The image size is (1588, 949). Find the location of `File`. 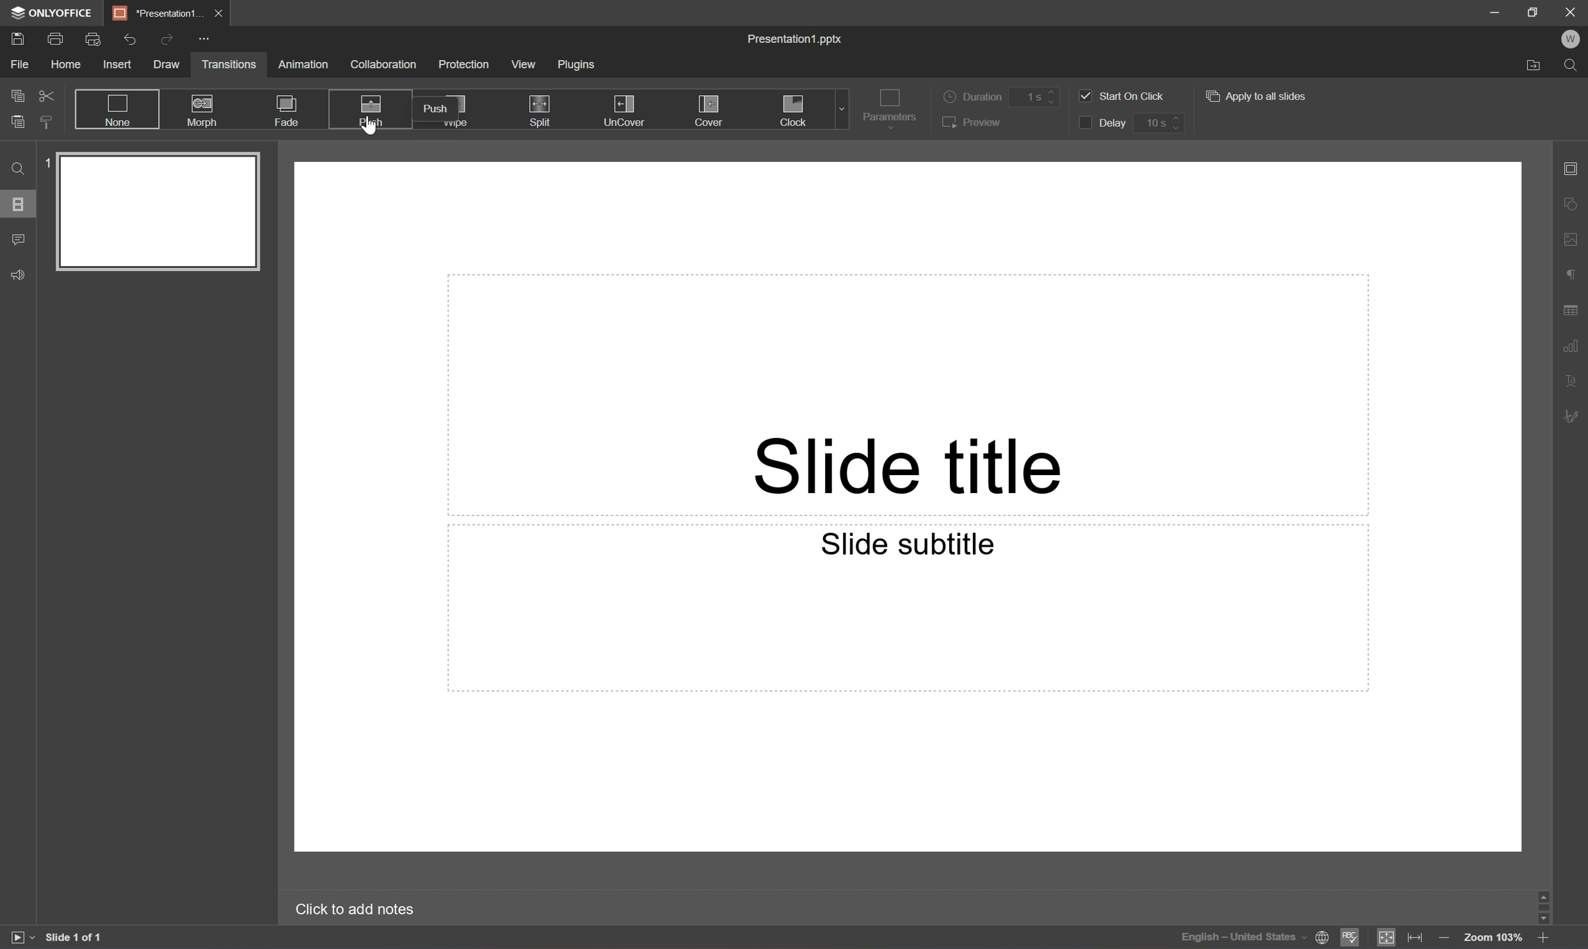

File is located at coordinates (22, 65).